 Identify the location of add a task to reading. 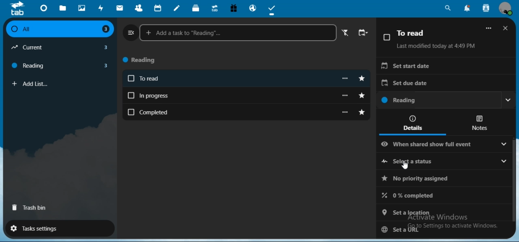
(238, 33).